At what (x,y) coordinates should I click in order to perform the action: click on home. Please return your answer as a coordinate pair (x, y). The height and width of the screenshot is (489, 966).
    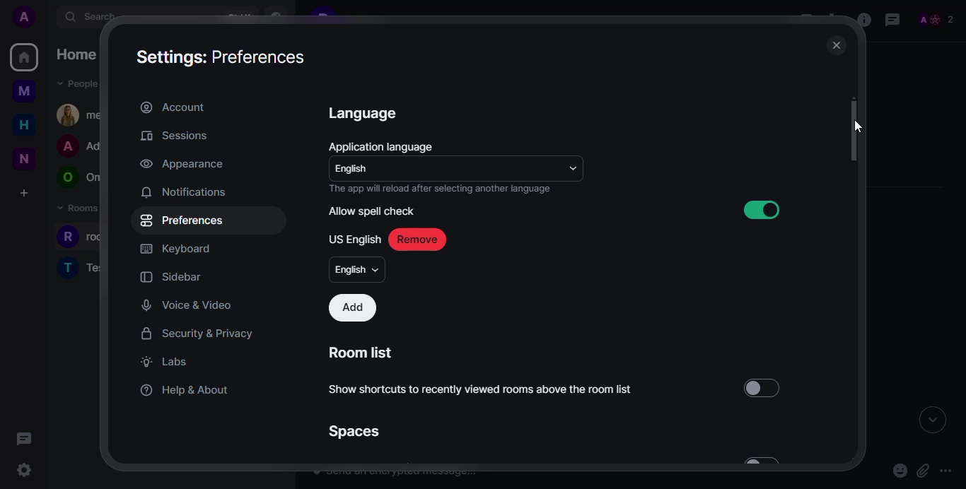
    Looking at the image, I should click on (80, 54).